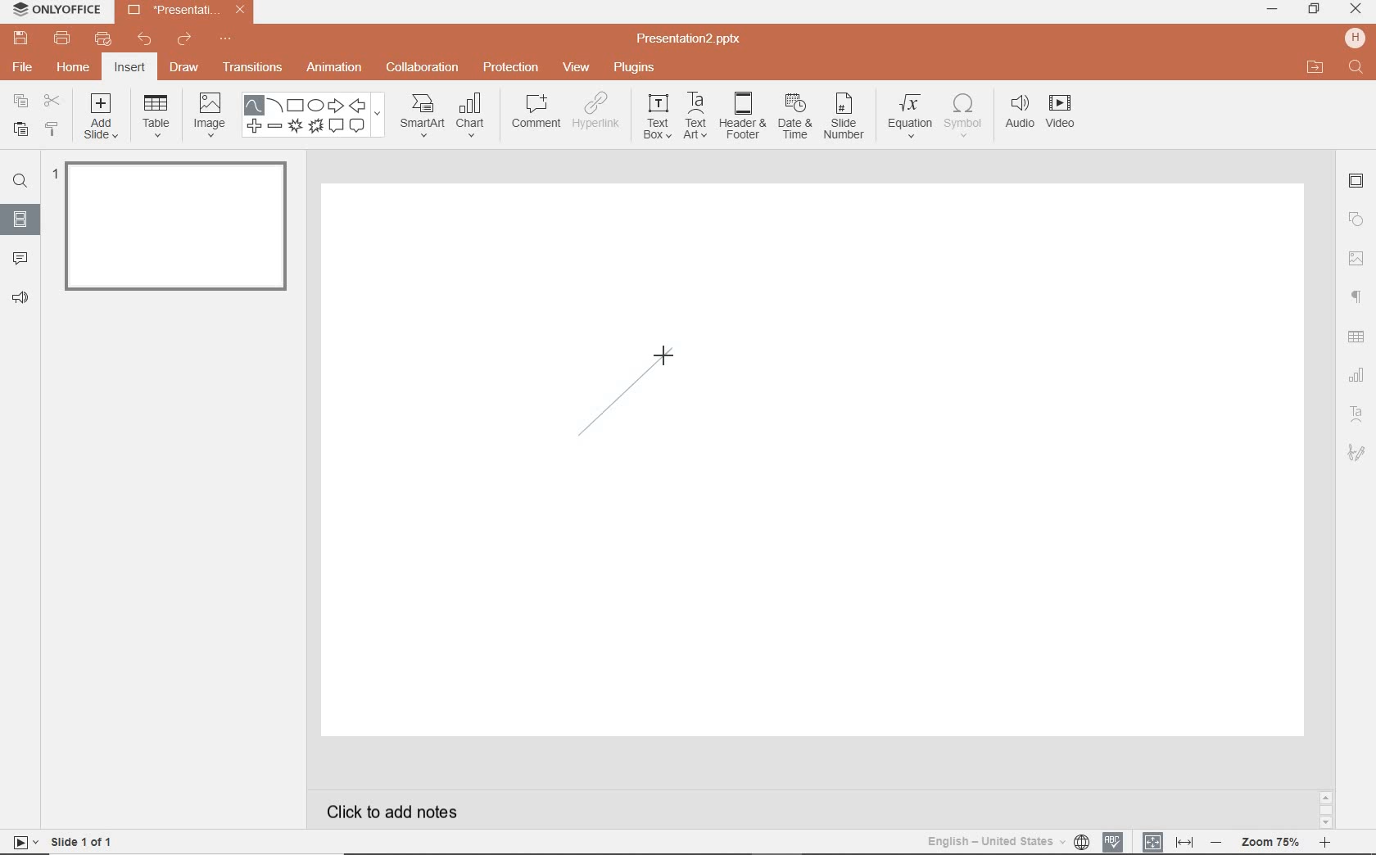  What do you see at coordinates (210, 113) in the screenshot?
I see `IMAGE` at bounding box center [210, 113].